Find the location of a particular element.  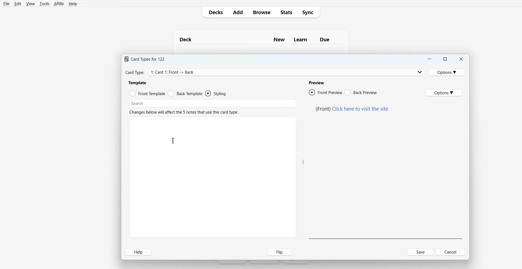

Options is located at coordinates (444, 93).